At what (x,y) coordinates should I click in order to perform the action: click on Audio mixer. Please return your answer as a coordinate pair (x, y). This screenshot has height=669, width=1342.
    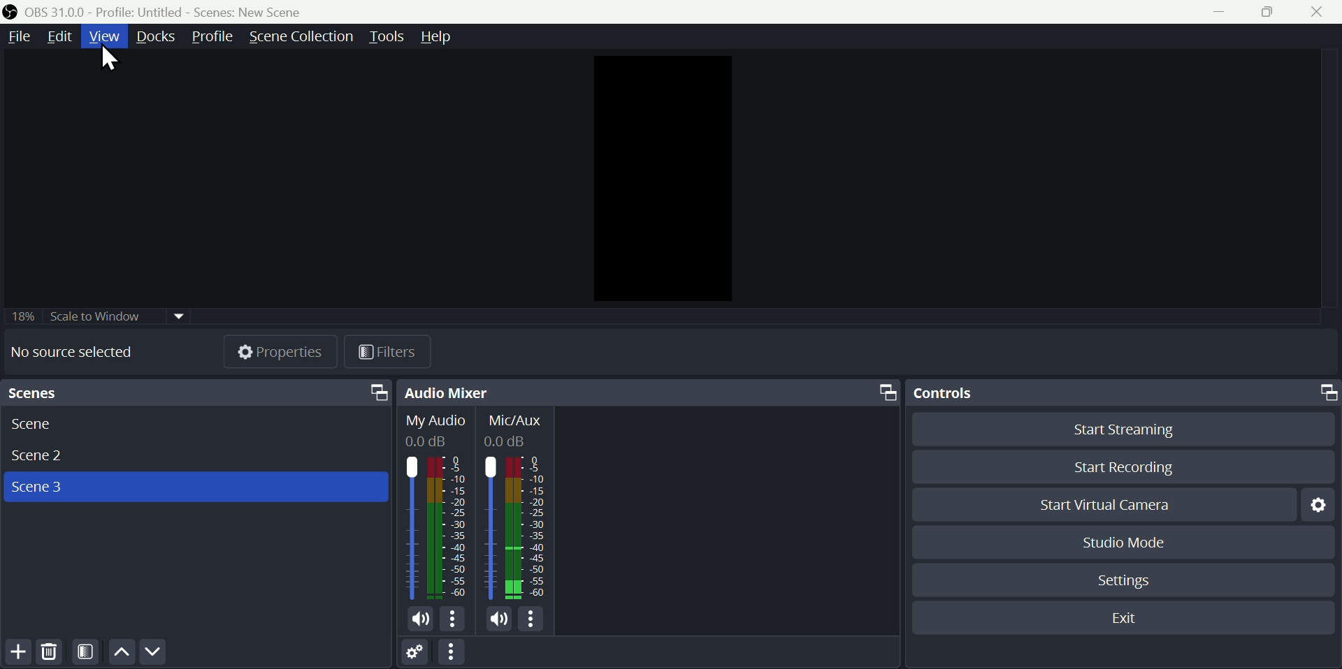
    Looking at the image, I should click on (650, 392).